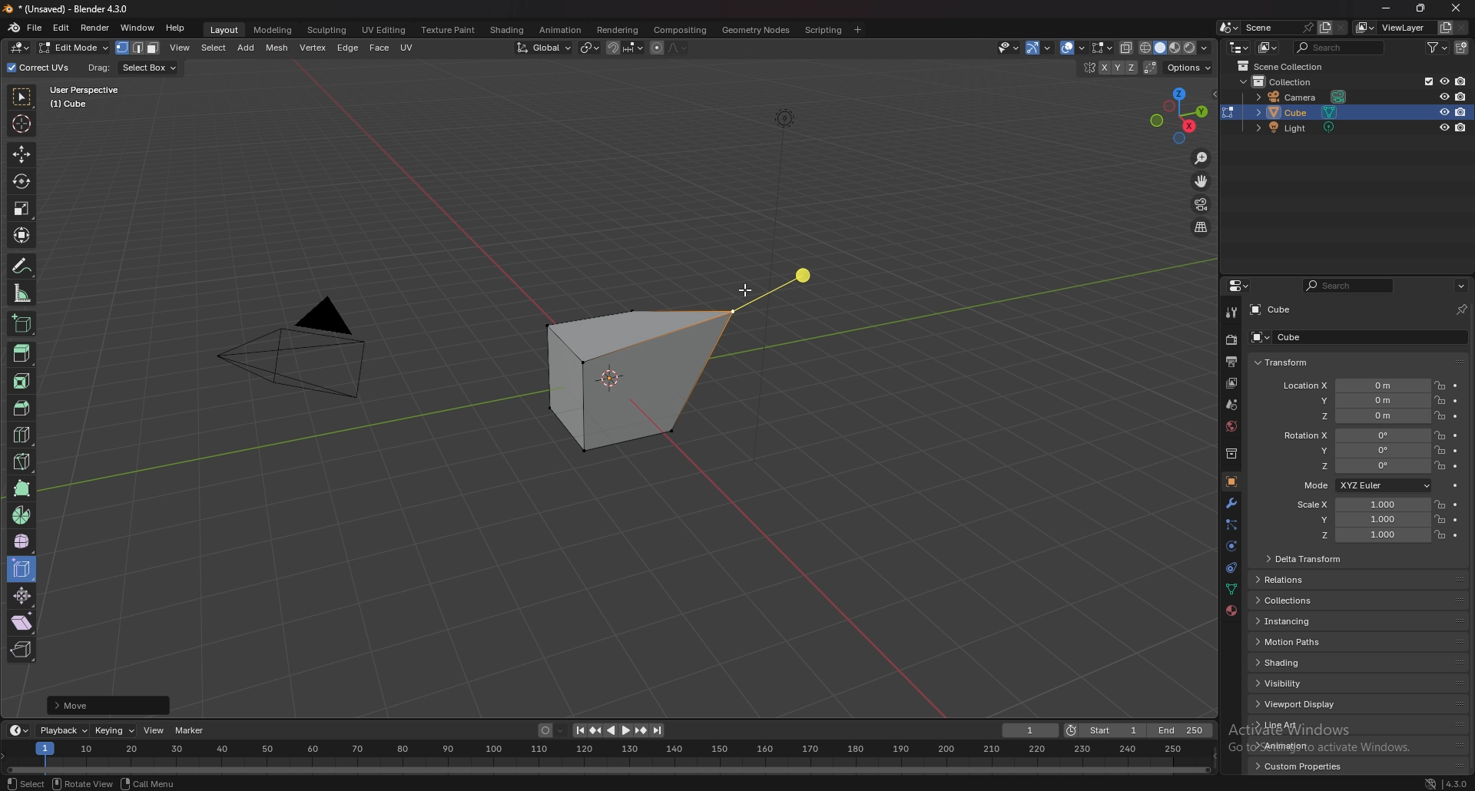 This screenshot has height=791, width=1475. I want to click on enable mesh symmetry, so click(1109, 68).